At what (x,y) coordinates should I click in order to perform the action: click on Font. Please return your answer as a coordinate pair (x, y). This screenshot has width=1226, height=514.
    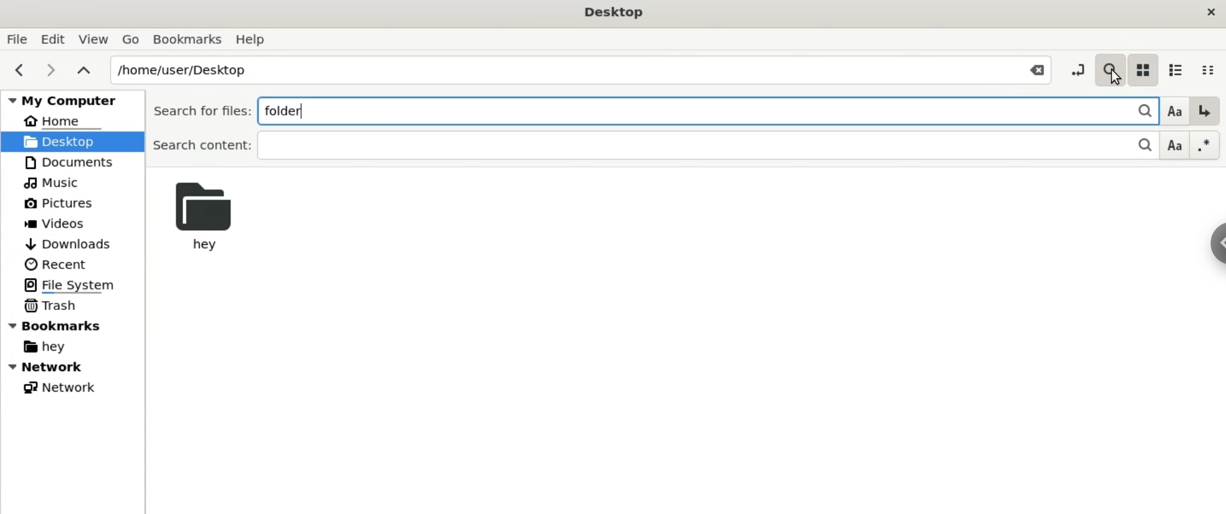
    Looking at the image, I should click on (1172, 110).